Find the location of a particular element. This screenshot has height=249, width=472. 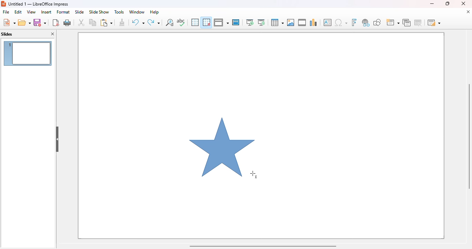

new slide is located at coordinates (392, 22).